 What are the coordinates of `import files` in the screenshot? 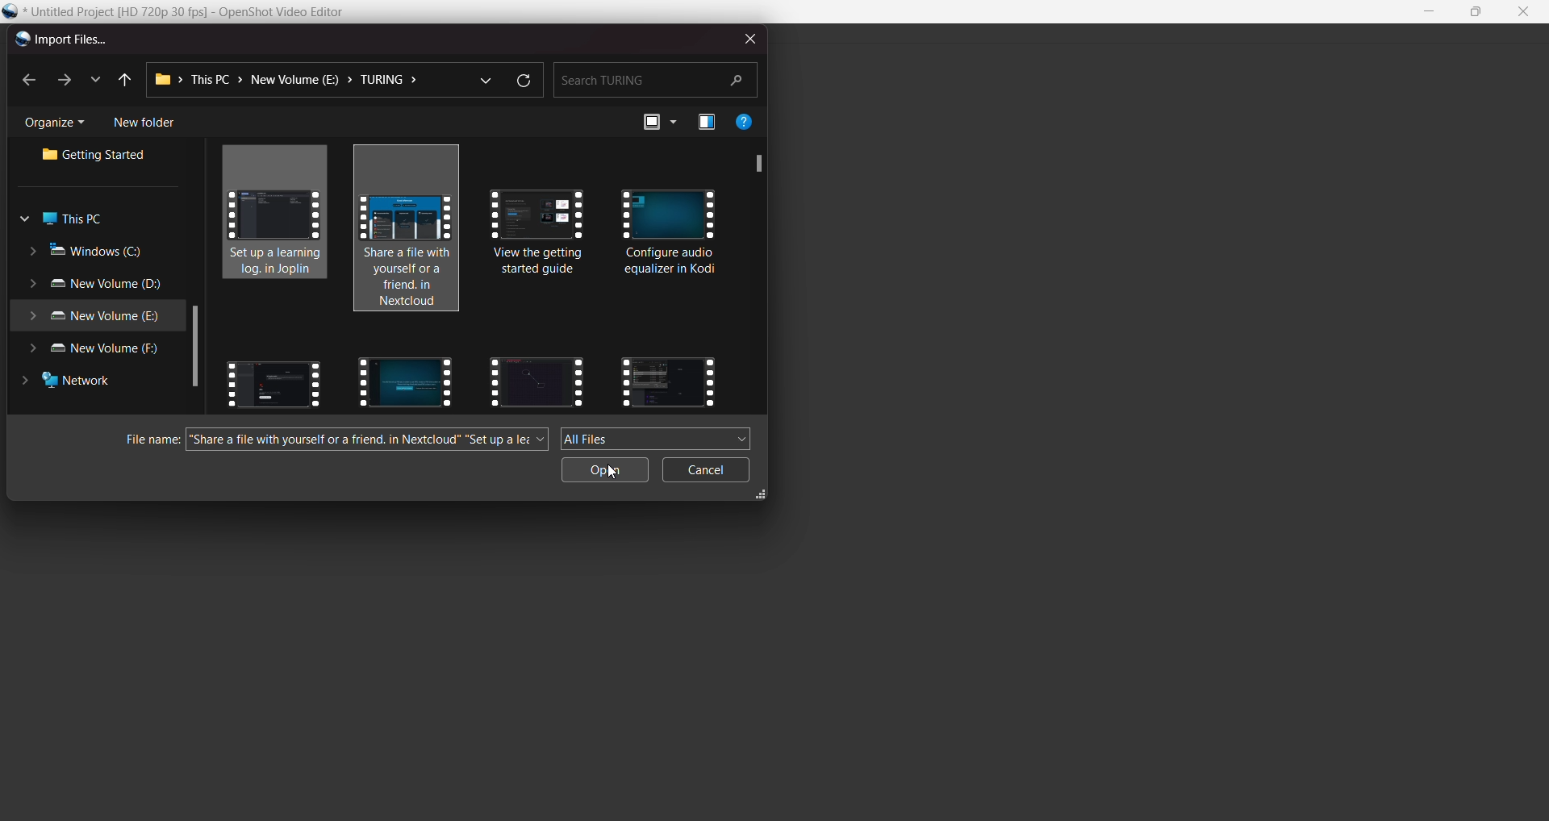 It's located at (60, 40).